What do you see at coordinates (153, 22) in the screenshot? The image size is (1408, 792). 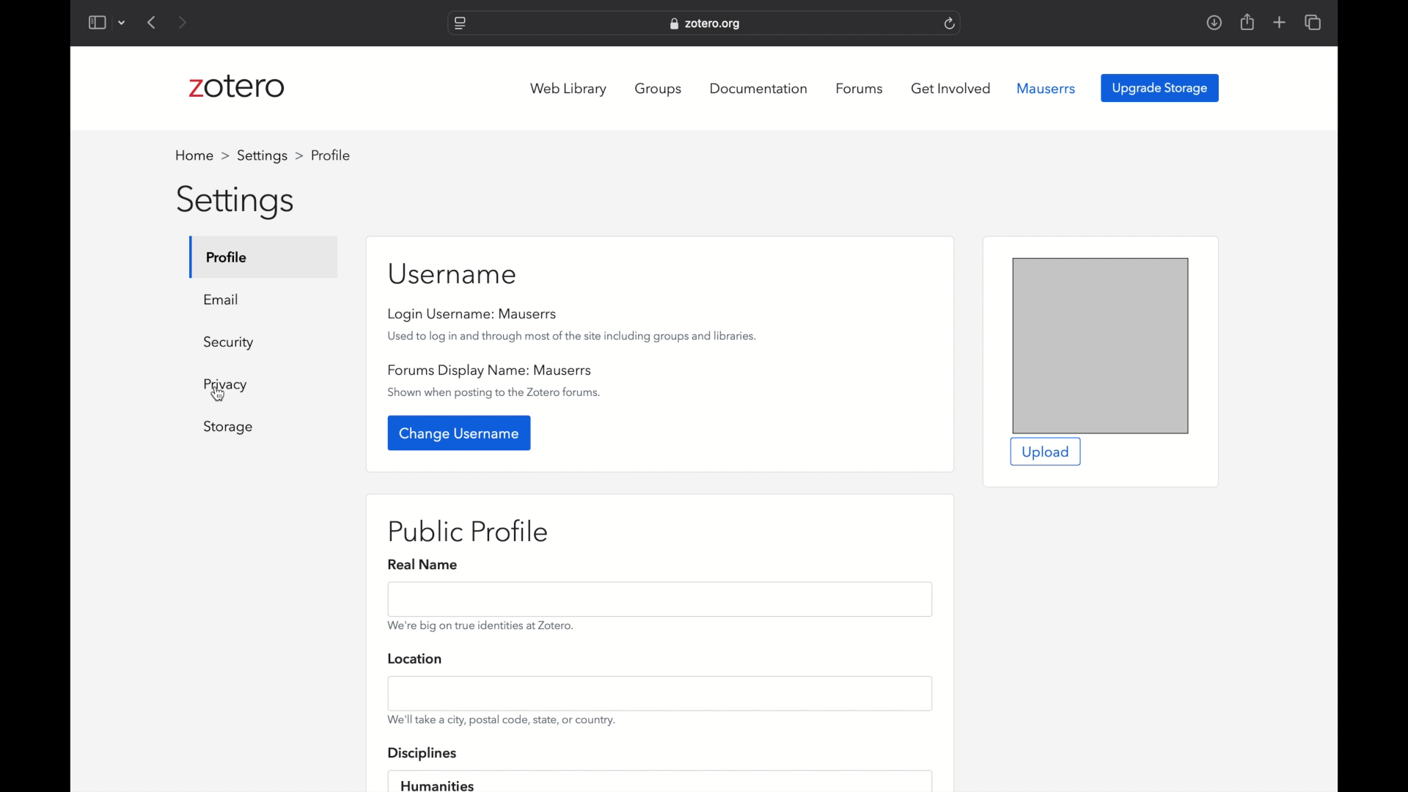 I see `previous` at bounding box center [153, 22].